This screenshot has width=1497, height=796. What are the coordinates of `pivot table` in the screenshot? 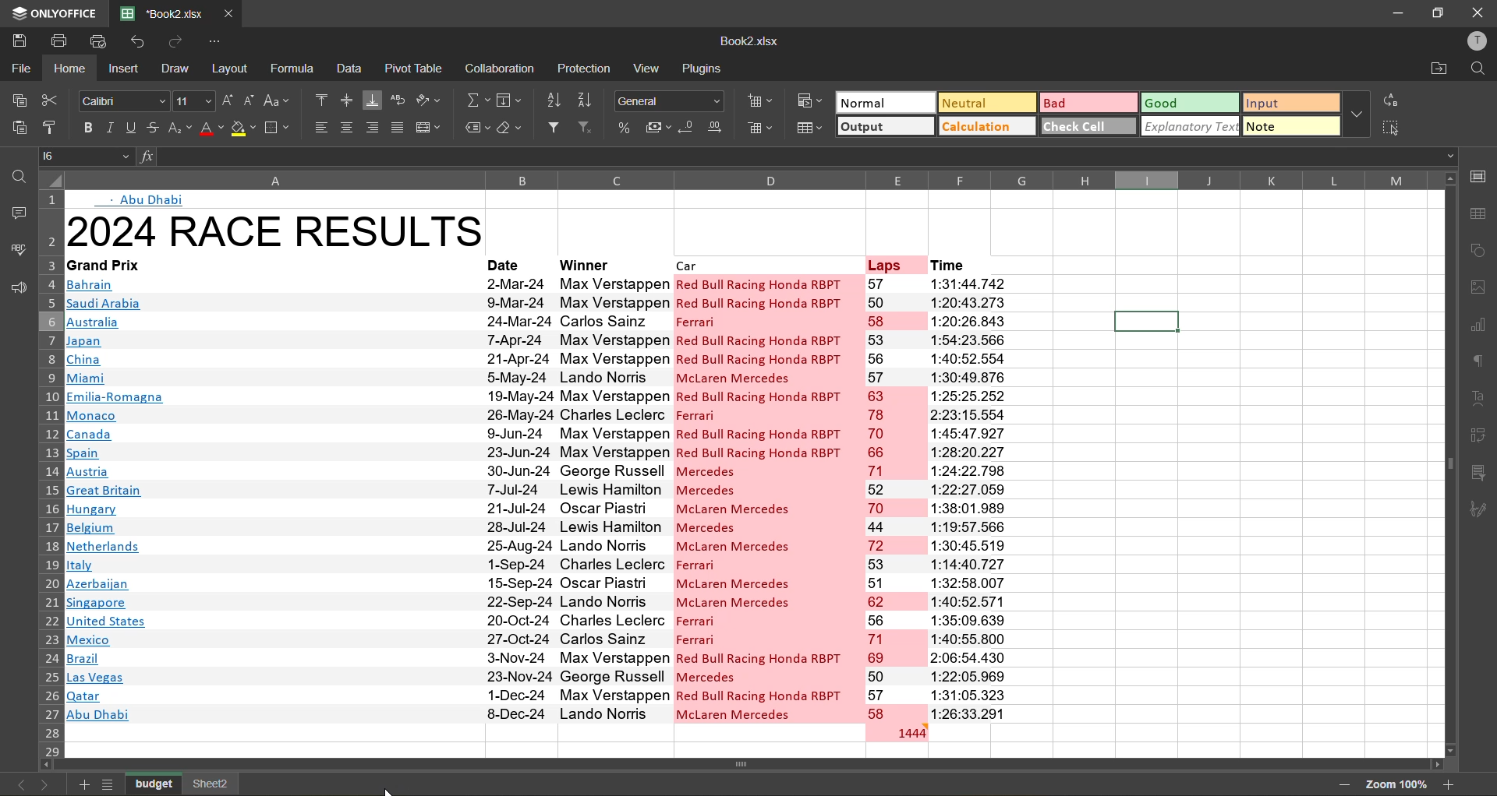 It's located at (415, 68).